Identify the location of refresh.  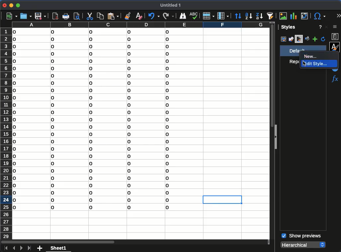
(323, 39).